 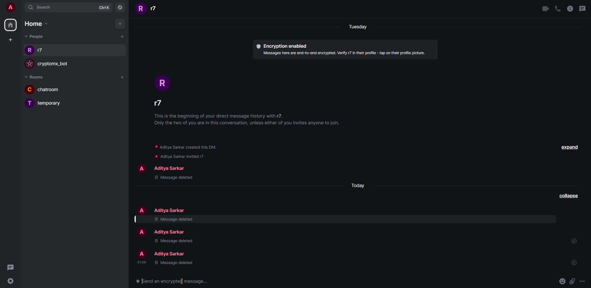 What do you see at coordinates (142, 210) in the screenshot?
I see `profile` at bounding box center [142, 210].